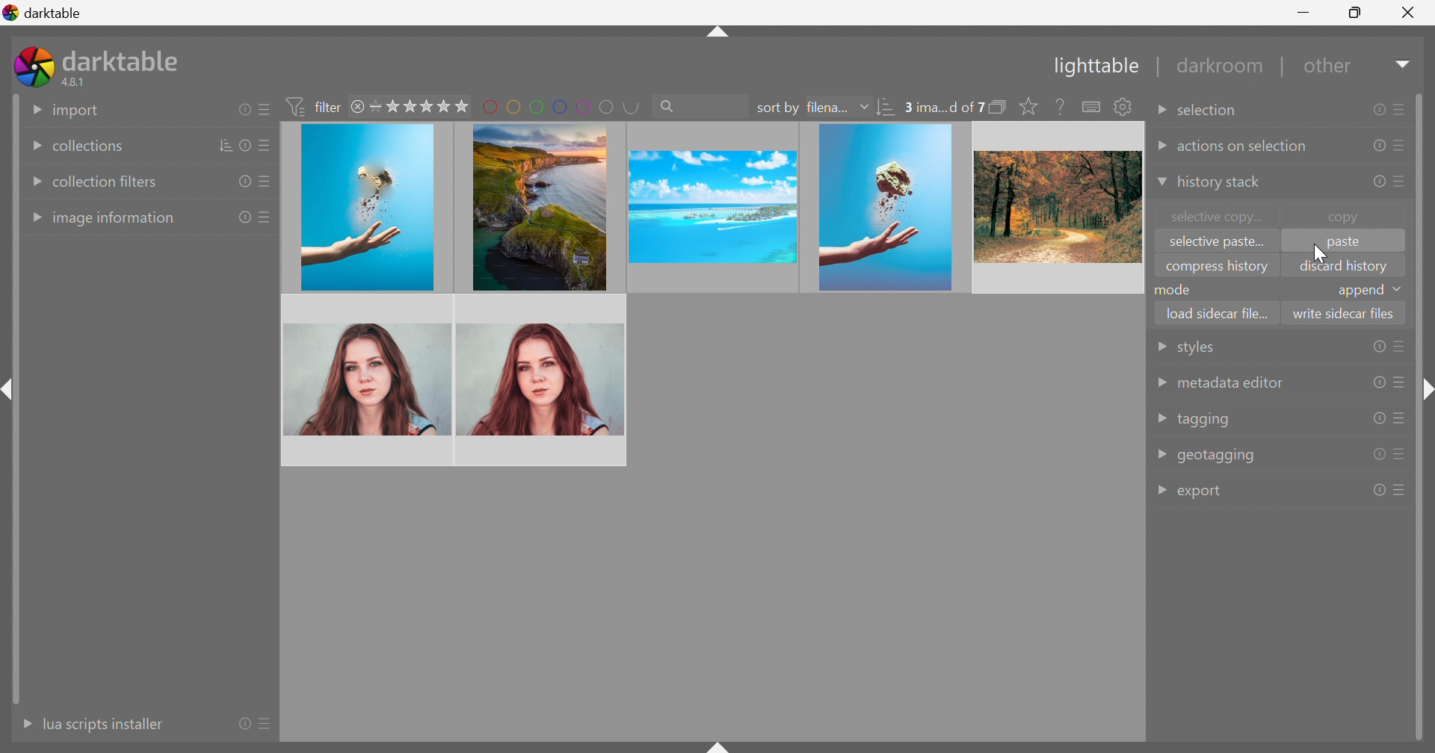 This screenshot has height=753, width=1435. I want to click on presets, so click(1403, 145).